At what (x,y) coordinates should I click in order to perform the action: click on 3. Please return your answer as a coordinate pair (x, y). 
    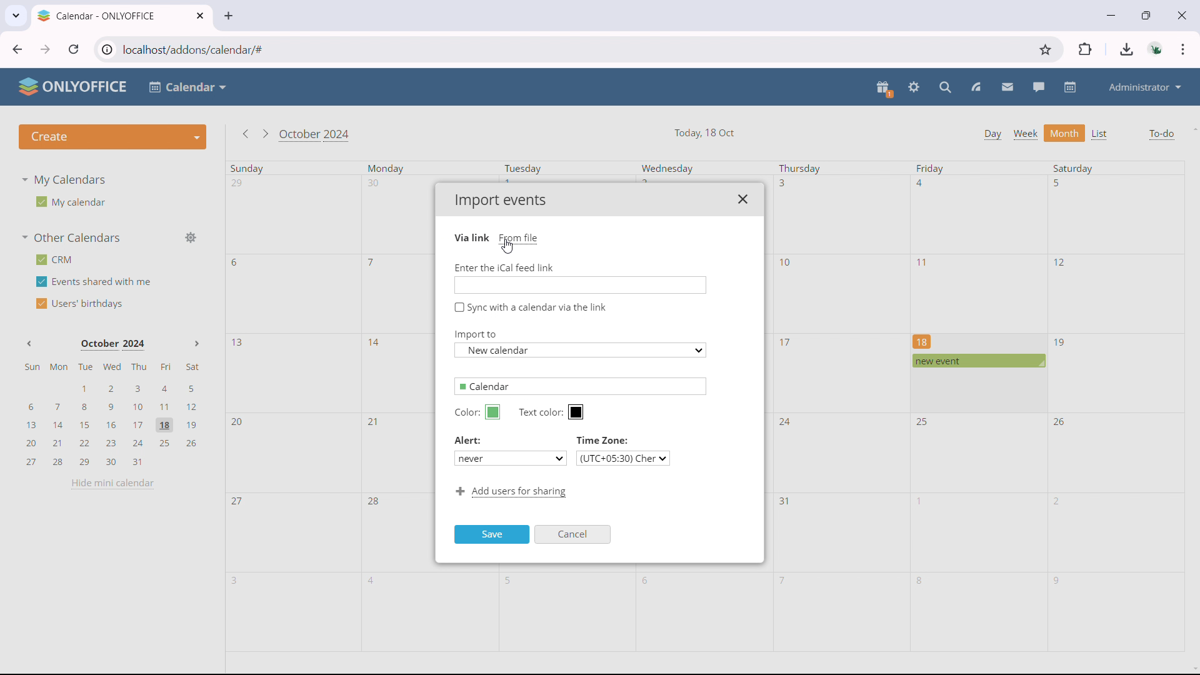
    Looking at the image, I should click on (782, 182).